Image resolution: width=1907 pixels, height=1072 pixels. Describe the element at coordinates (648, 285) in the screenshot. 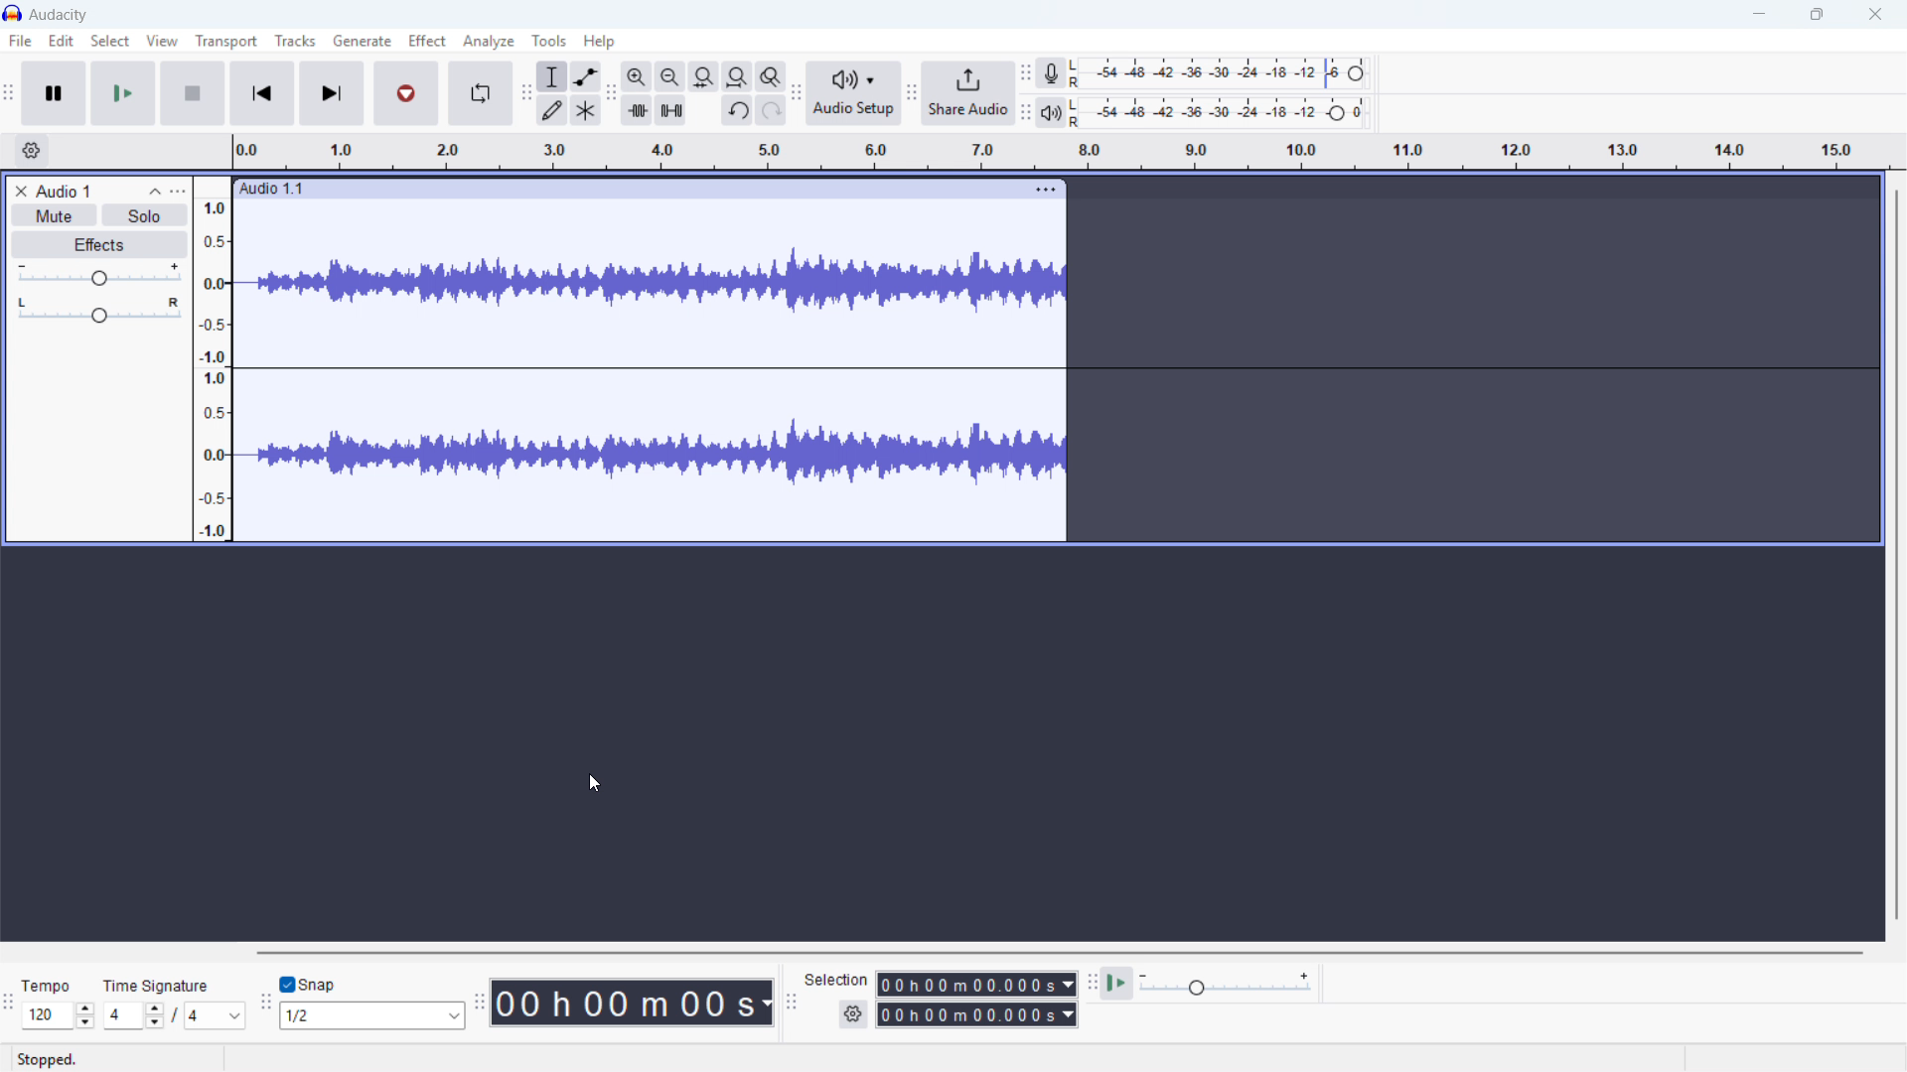

I see `Track waveform` at that location.